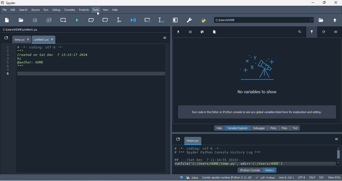 The width and height of the screenshot is (342, 181). Describe the element at coordinates (335, 32) in the screenshot. I see `option` at that location.